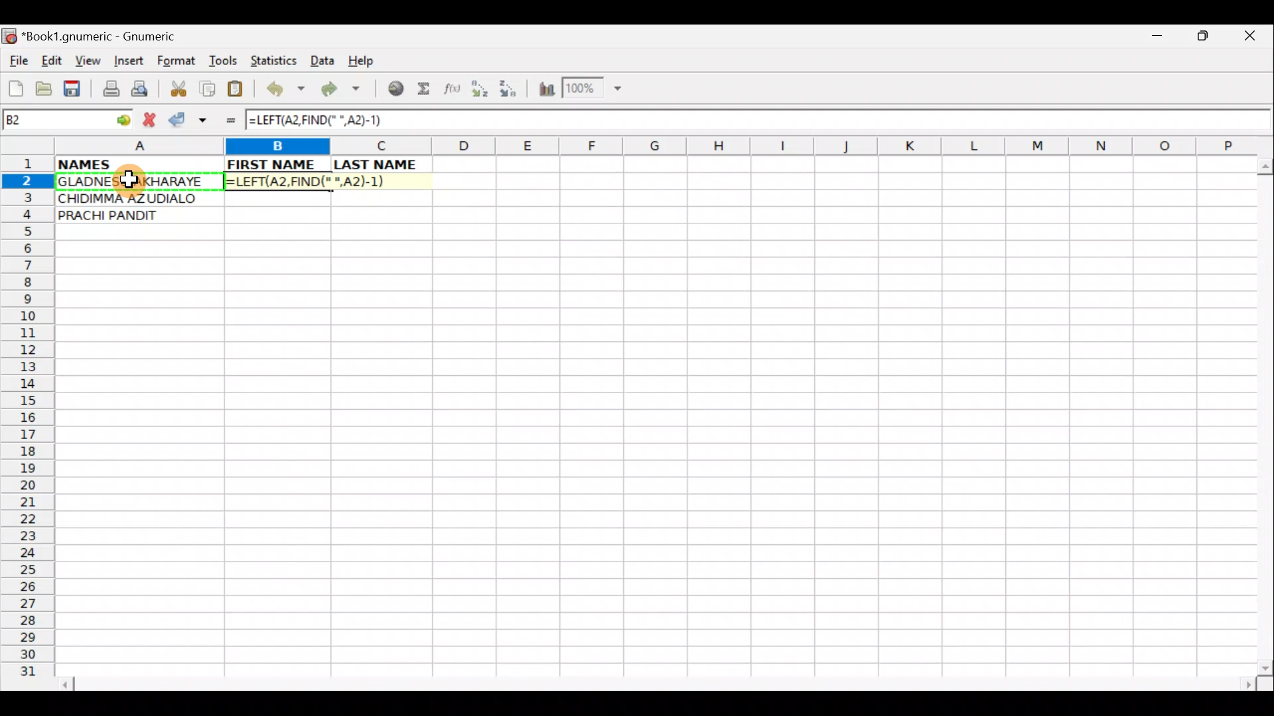 The width and height of the screenshot is (1274, 716). I want to click on Sum in the current cell, so click(428, 89).